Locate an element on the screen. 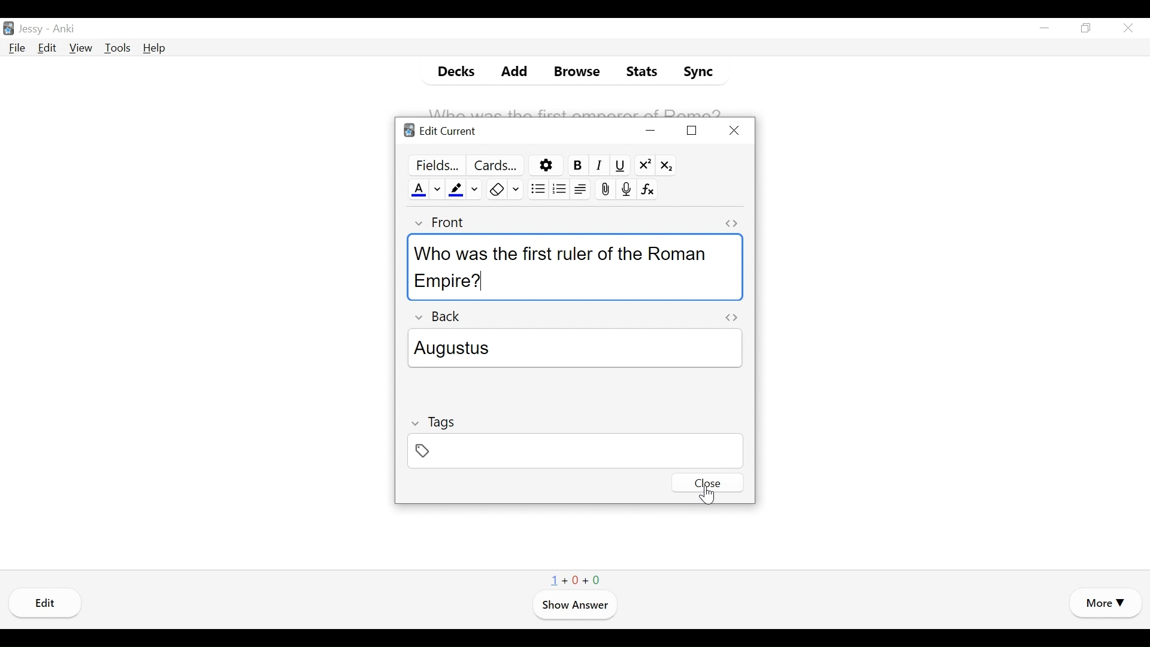  Unordered list is located at coordinates (536, 188).